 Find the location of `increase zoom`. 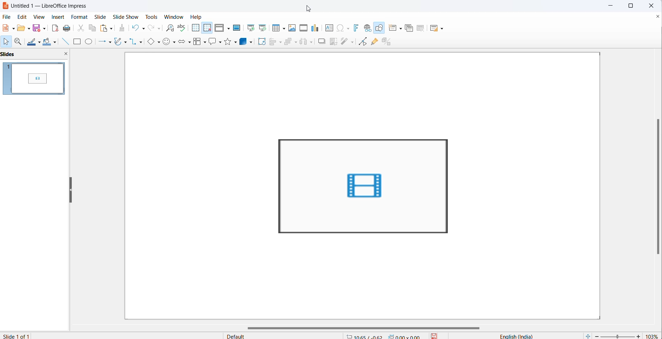

increase zoom is located at coordinates (638, 336).